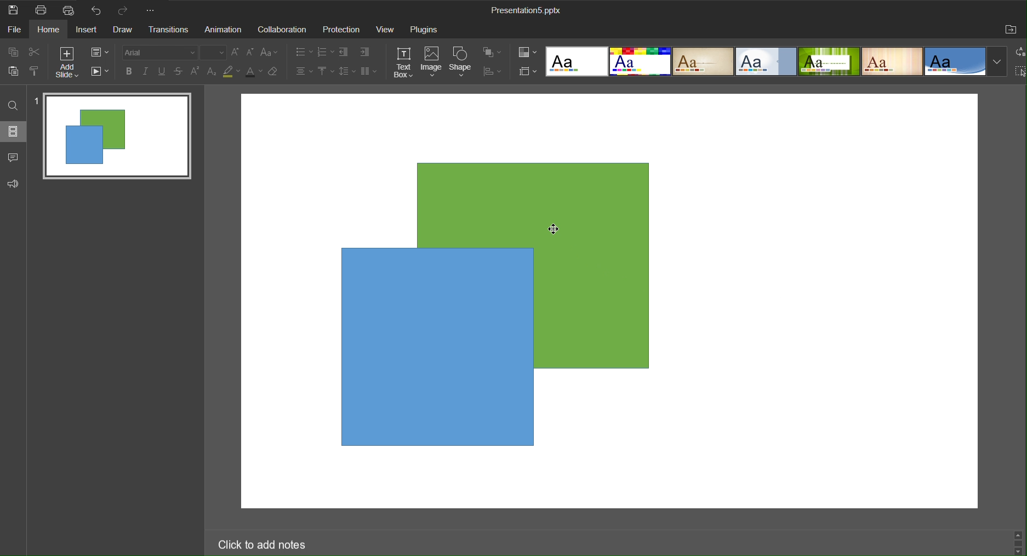 The height and width of the screenshot is (556, 1027). I want to click on Playback, so click(101, 72).